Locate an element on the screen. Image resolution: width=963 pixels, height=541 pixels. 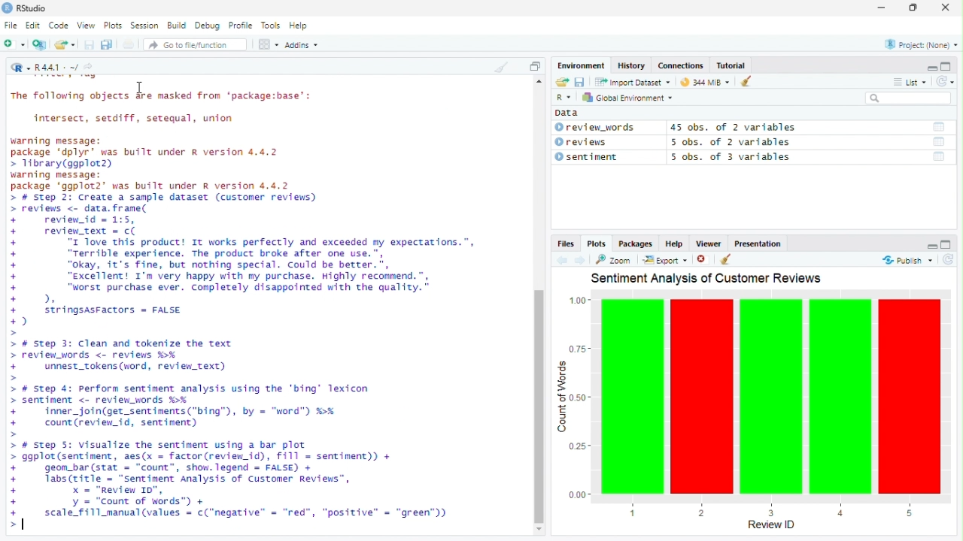
Add new file is located at coordinates (14, 43).